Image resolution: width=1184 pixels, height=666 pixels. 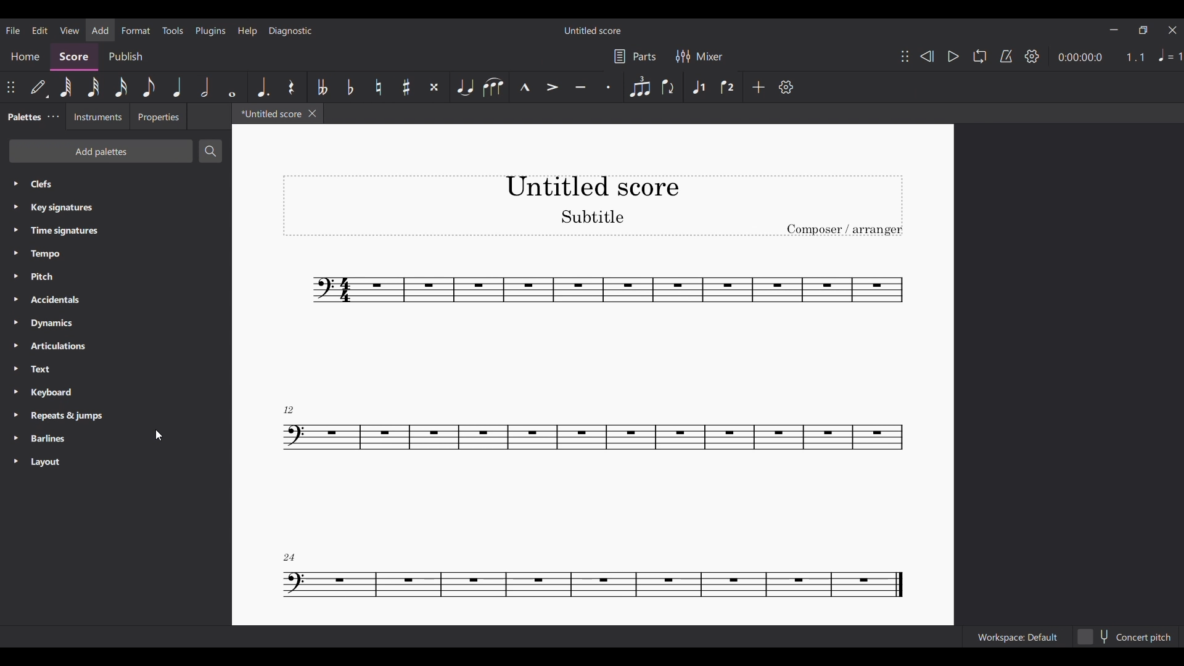 What do you see at coordinates (124, 55) in the screenshot?
I see `Publish` at bounding box center [124, 55].